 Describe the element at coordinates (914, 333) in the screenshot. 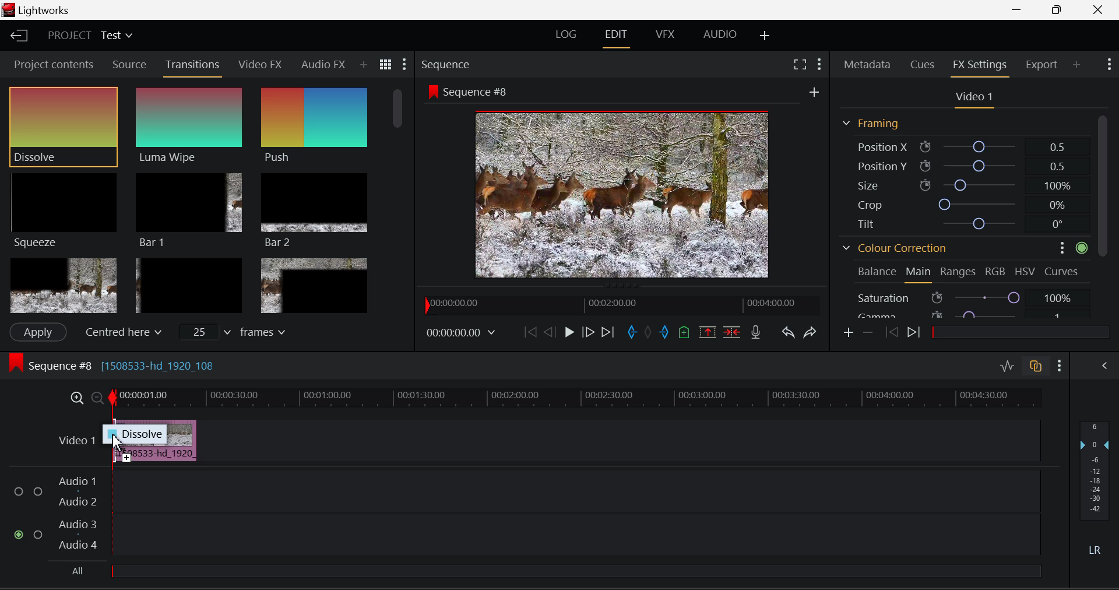

I see `Next keyframe` at that location.